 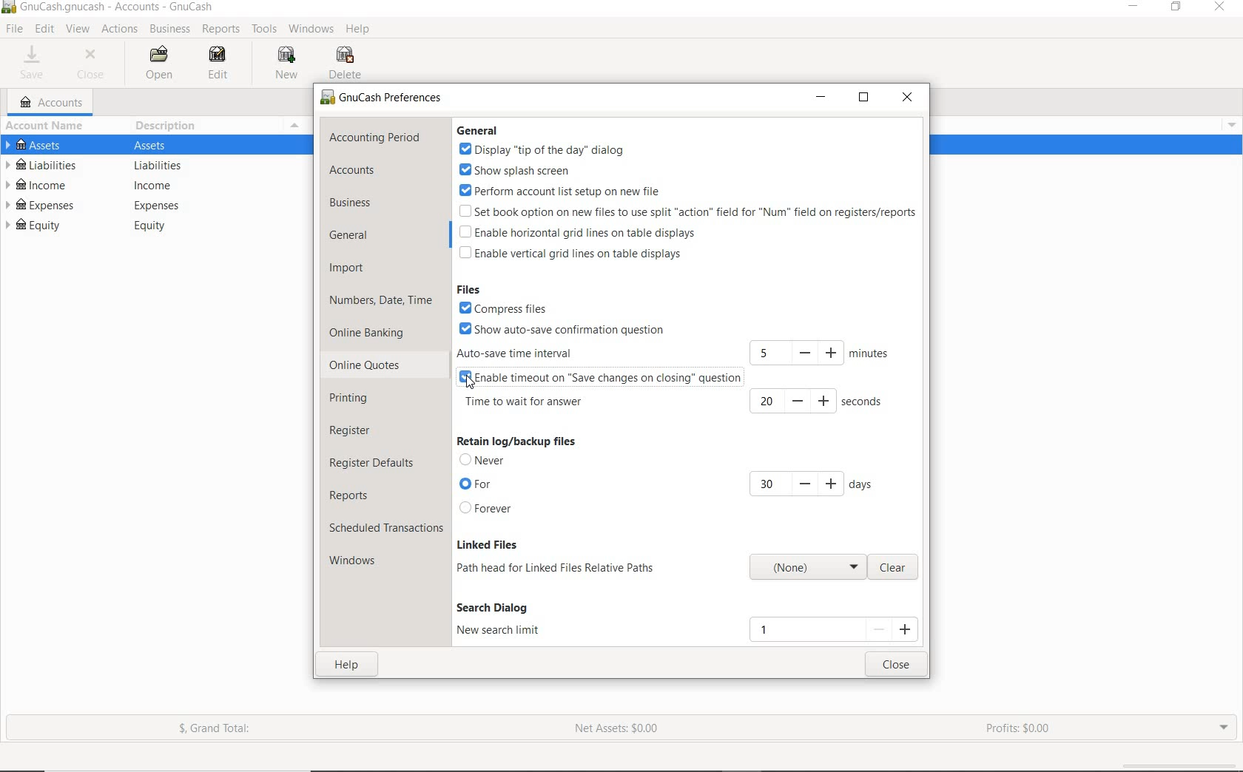 I want to click on CLOSE, so click(x=907, y=98).